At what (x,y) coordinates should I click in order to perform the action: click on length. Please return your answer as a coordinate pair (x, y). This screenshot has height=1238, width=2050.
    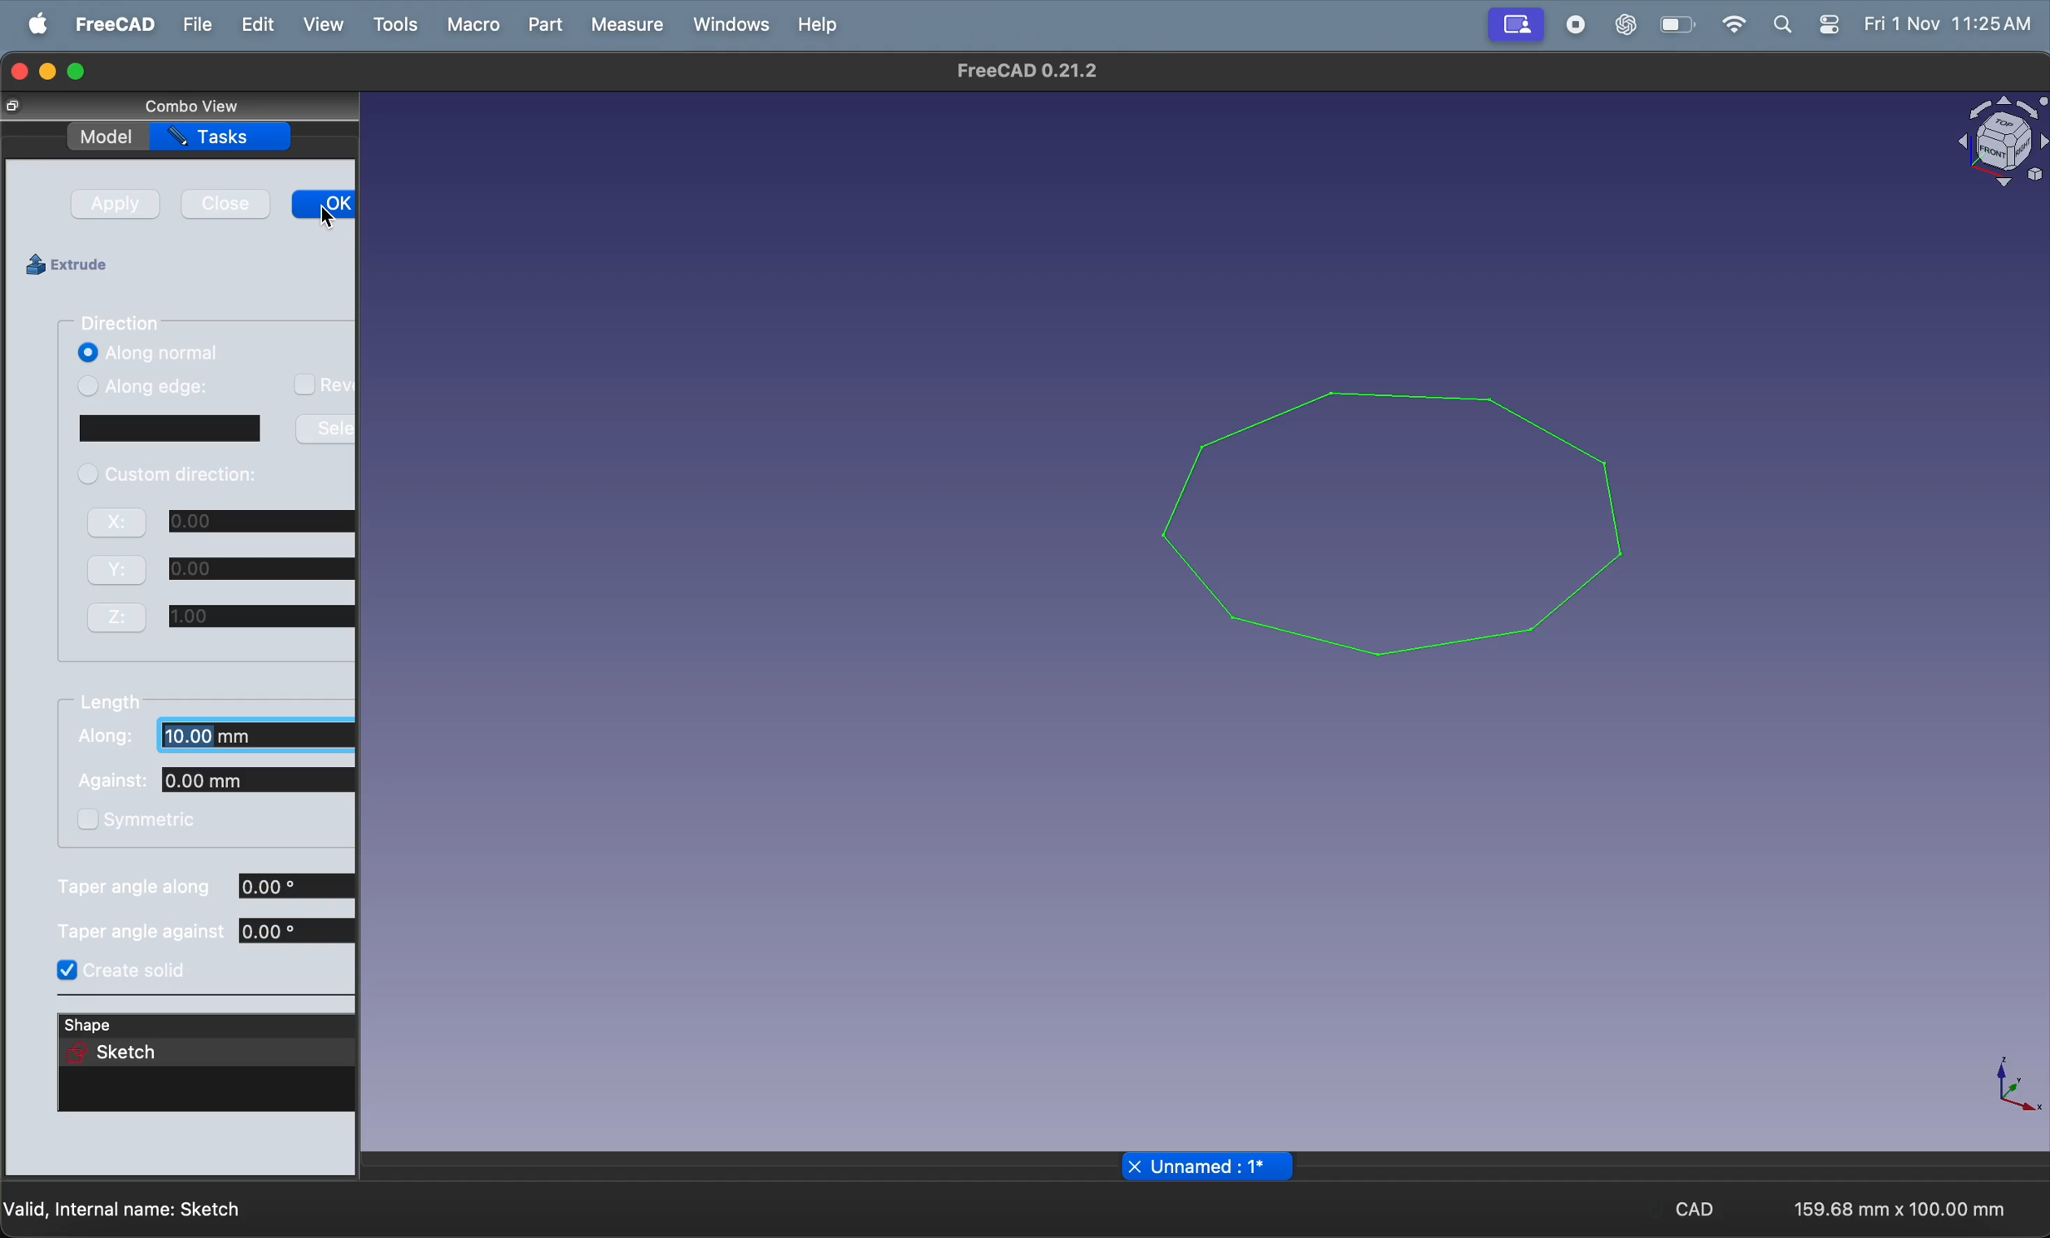
    Looking at the image, I should click on (120, 703).